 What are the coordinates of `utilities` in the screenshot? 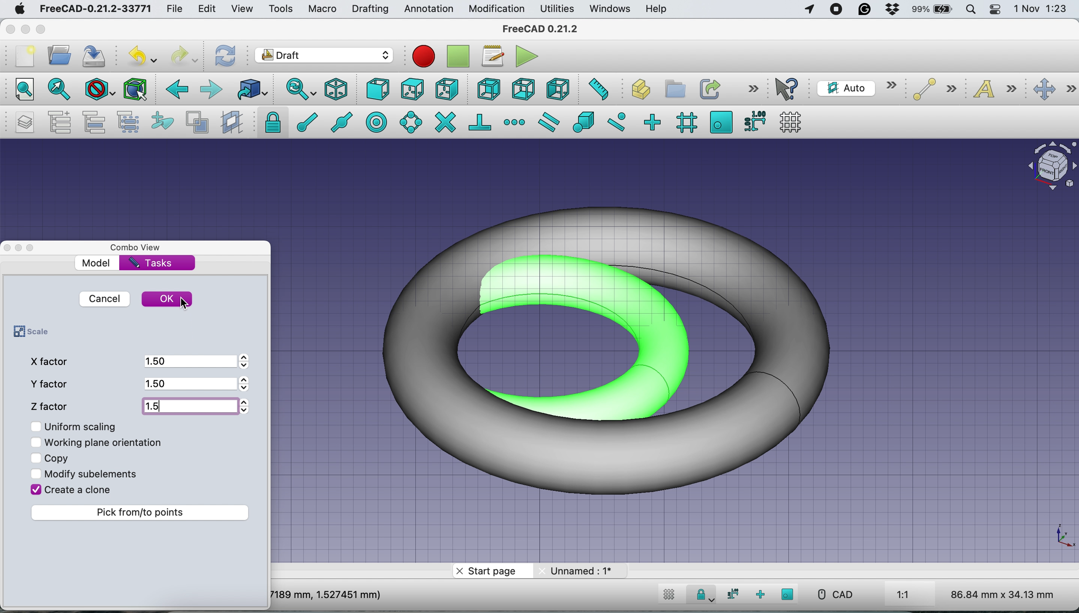 It's located at (558, 9).